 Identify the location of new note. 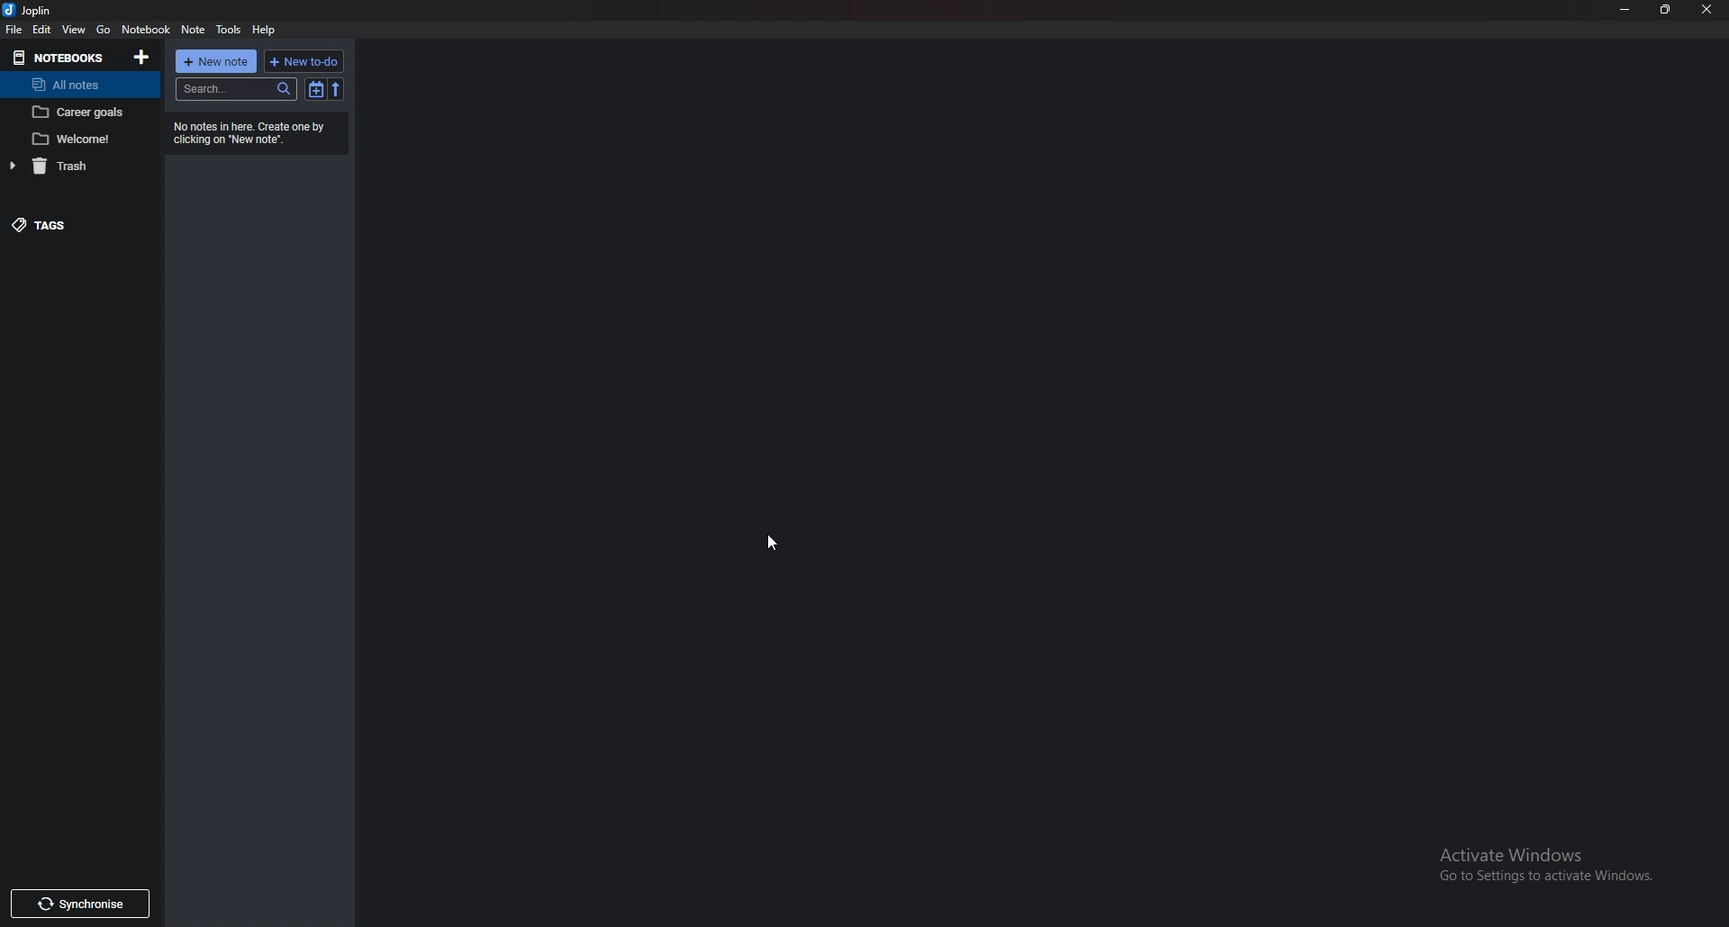
(217, 61).